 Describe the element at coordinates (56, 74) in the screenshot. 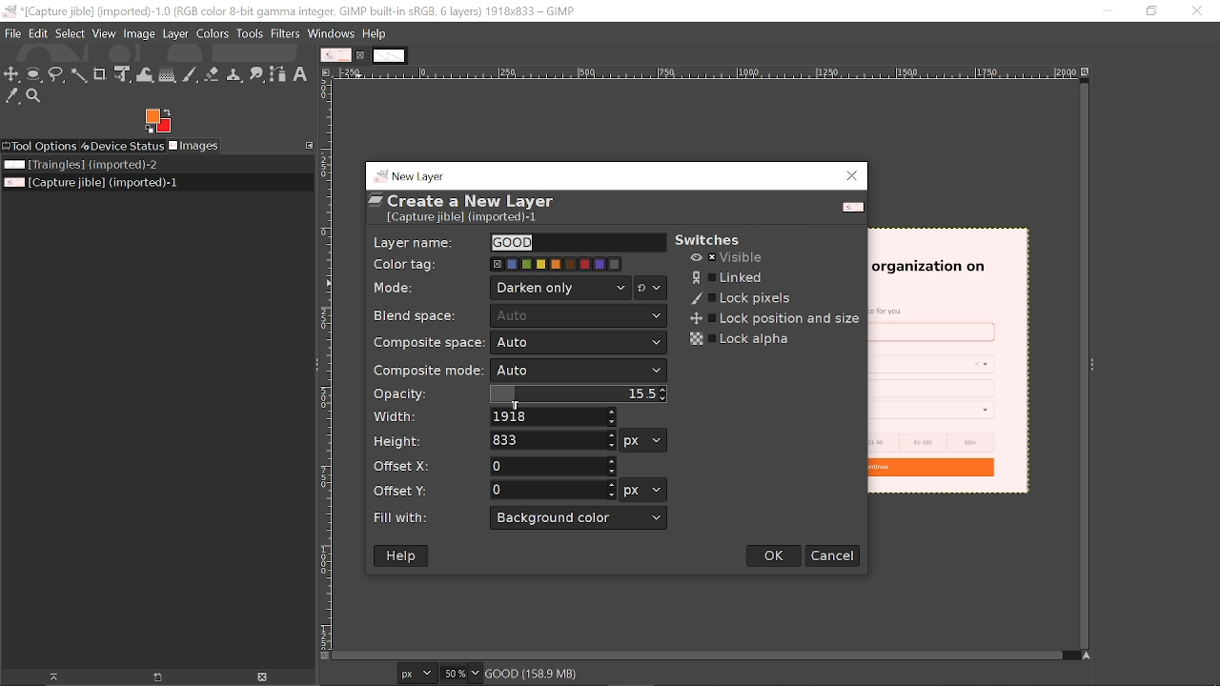

I see `Free select tool` at that location.